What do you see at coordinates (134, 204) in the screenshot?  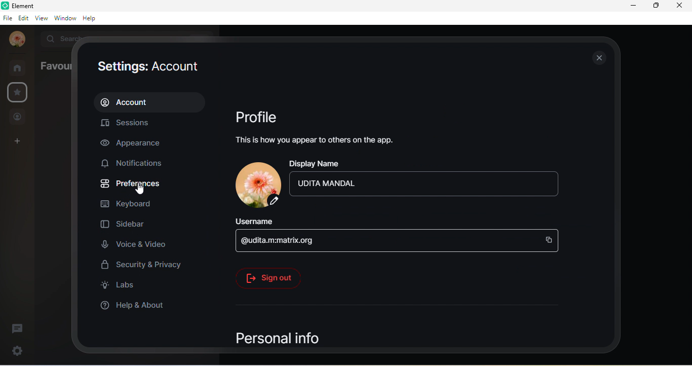 I see `keyboard` at bounding box center [134, 204].